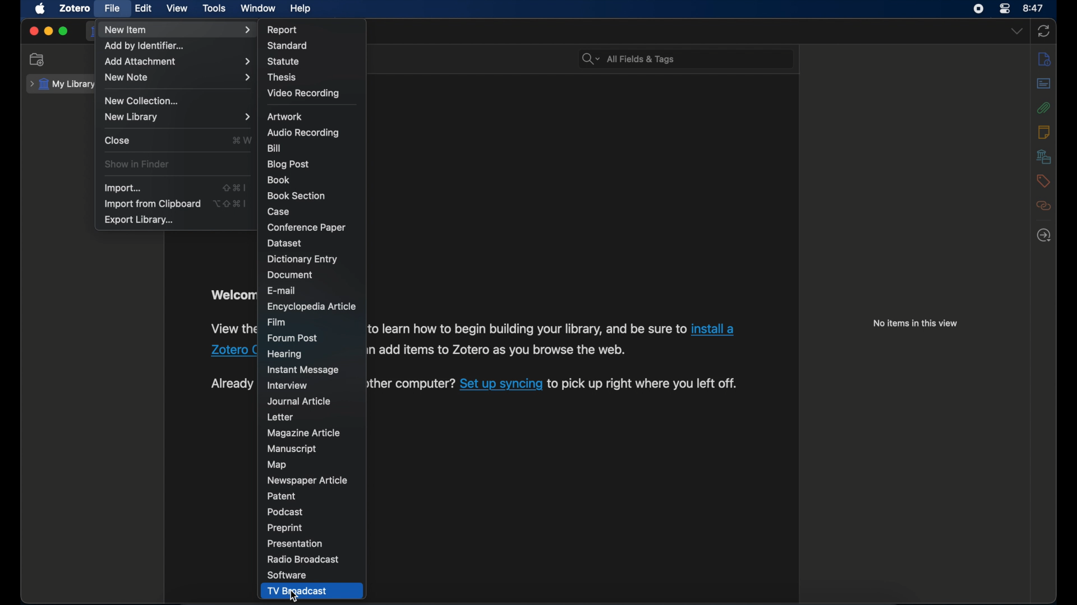 This screenshot has height=605, width=1077. I want to click on case, so click(280, 211).